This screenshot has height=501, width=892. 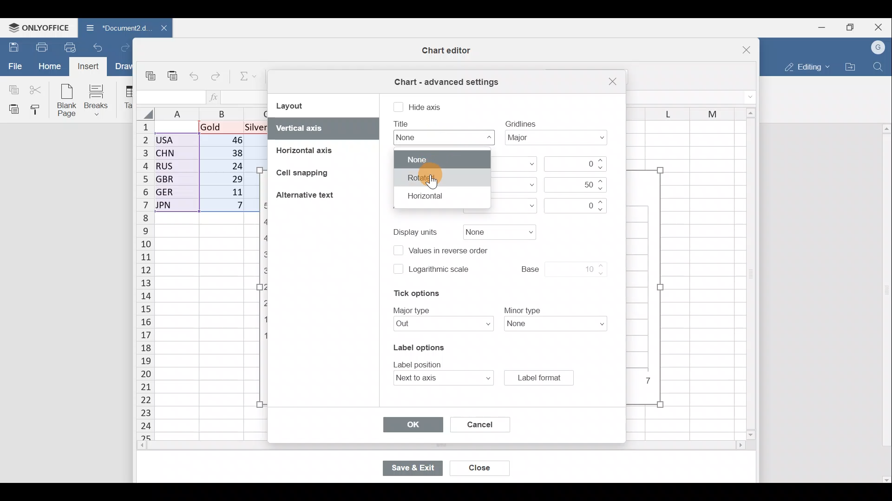 What do you see at coordinates (216, 74) in the screenshot?
I see `Redo` at bounding box center [216, 74].